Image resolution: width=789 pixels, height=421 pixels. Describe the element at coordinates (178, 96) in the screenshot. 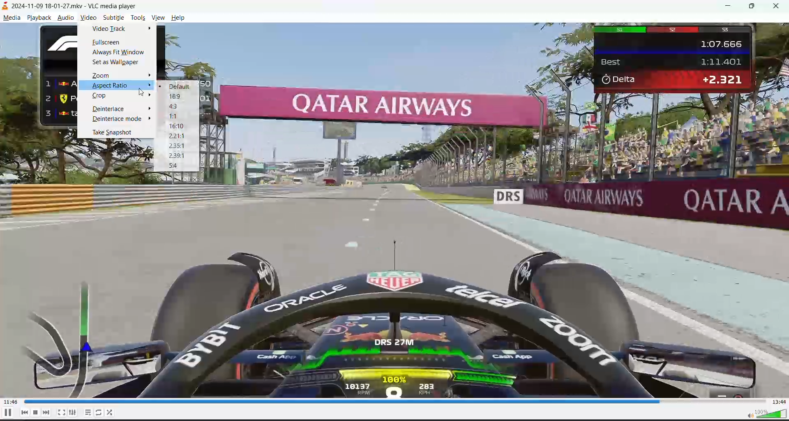

I see `16:9` at that location.